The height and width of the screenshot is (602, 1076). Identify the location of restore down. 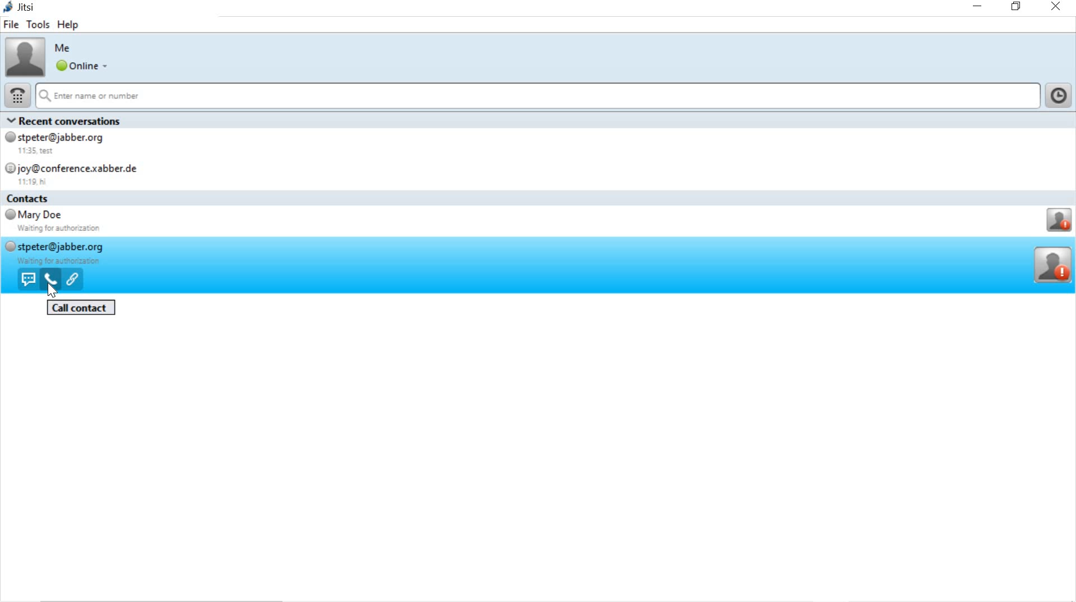
(1017, 7).